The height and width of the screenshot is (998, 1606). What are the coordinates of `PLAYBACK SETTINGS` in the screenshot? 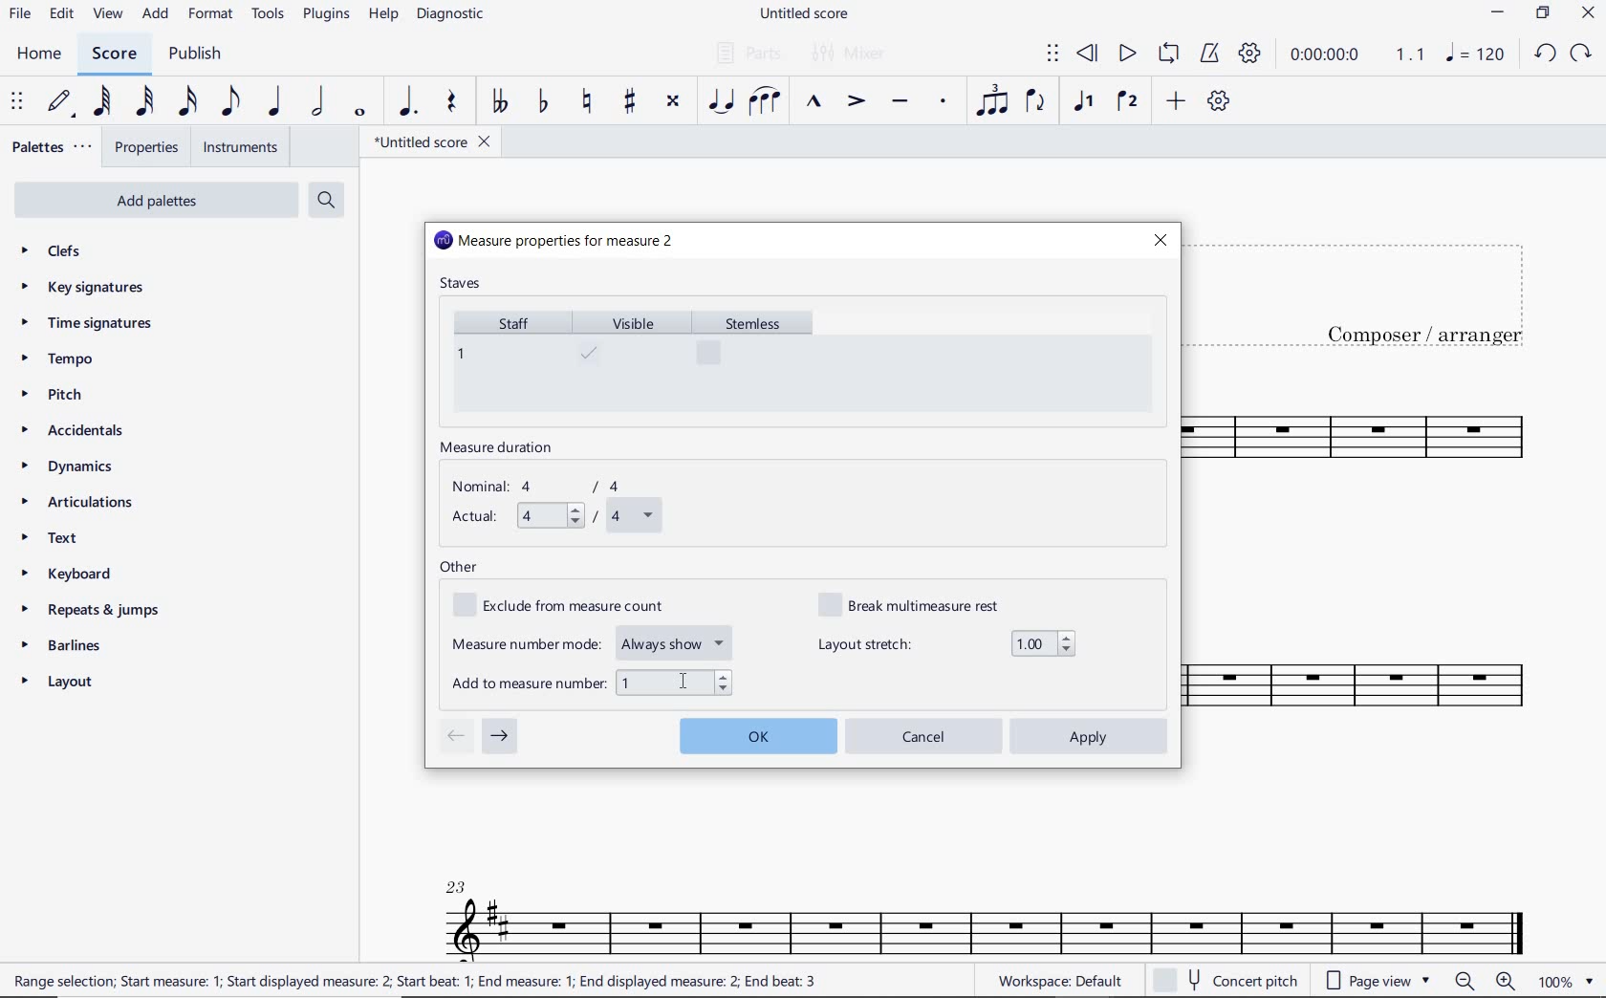 It's located at (1249, 54).